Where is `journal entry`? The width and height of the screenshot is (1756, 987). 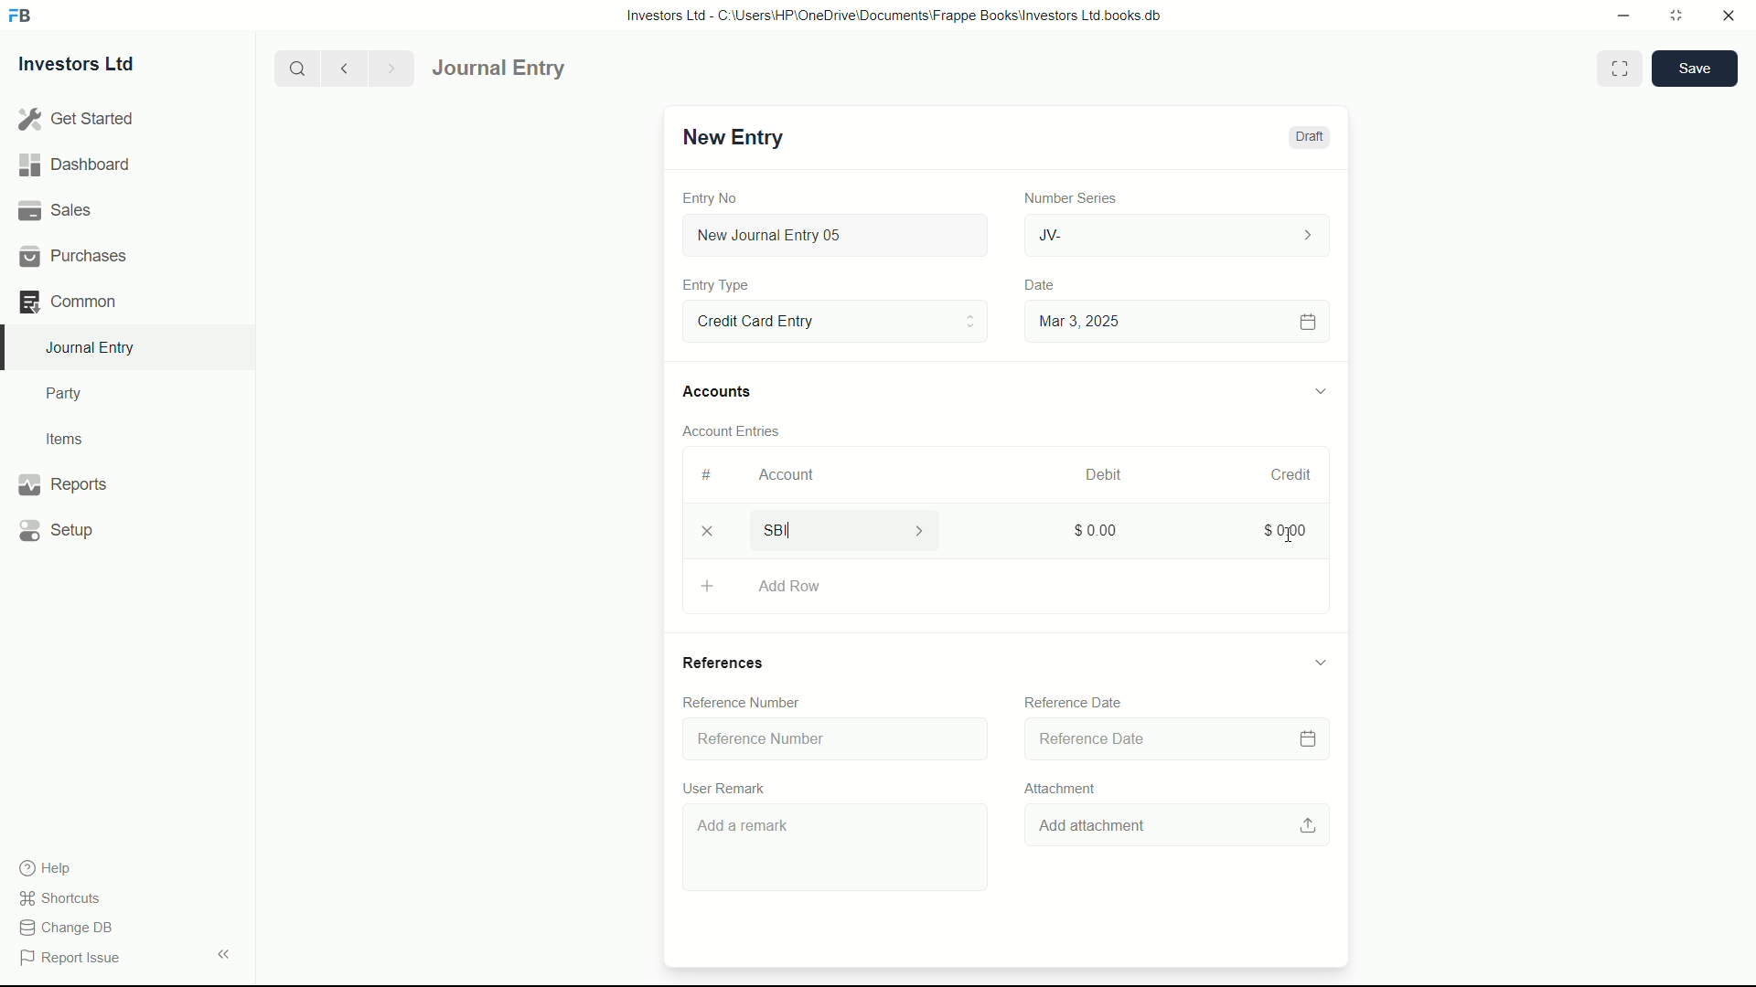
journal entry is located at coordinates (551, 69).